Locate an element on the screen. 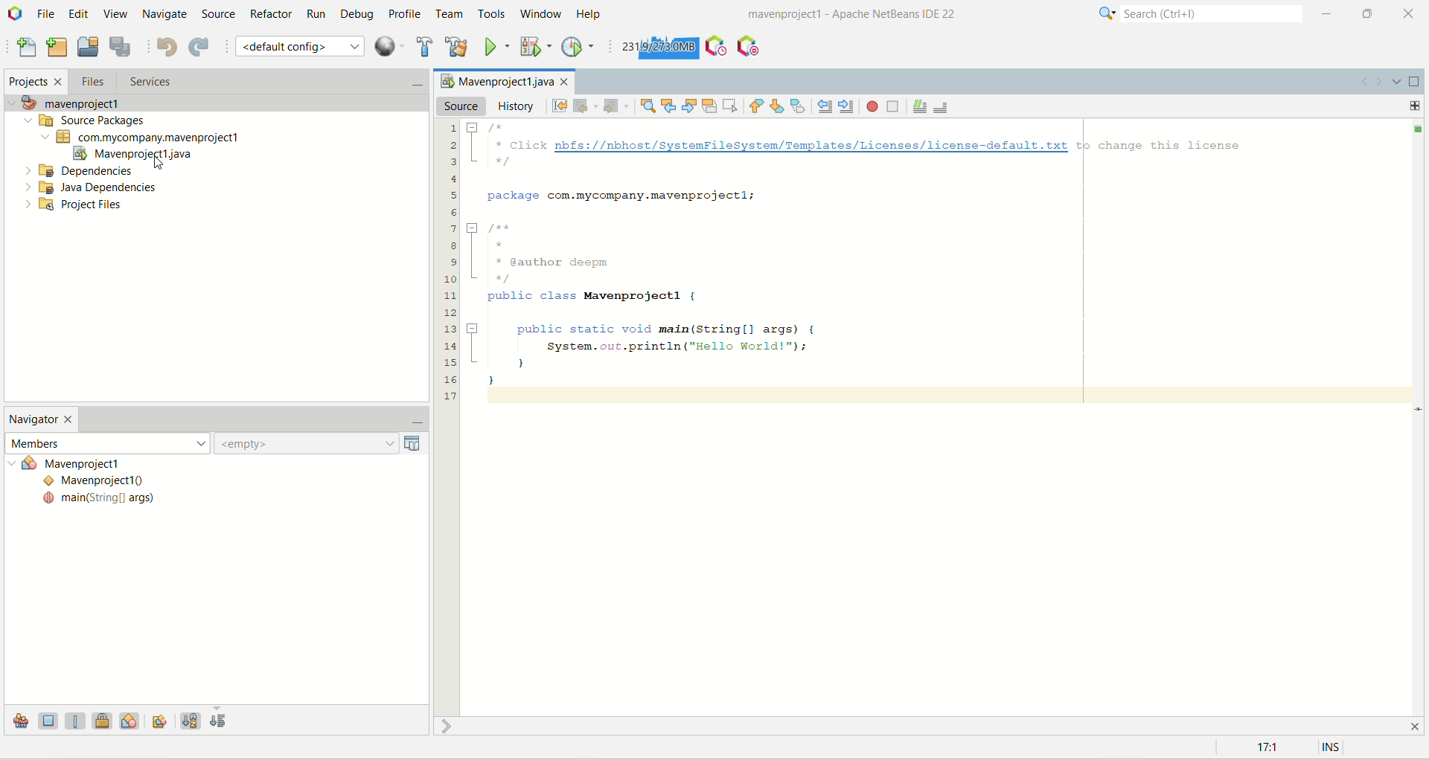 Image resolution: width=1429 pixels, height=760 pixels. sort by name is located at coordinates (190, 718).